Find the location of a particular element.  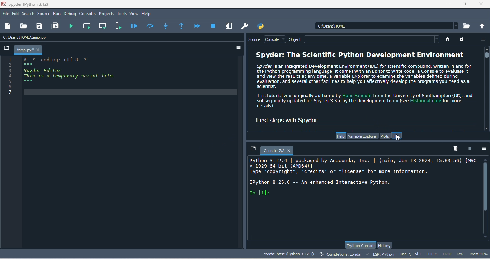

help is located at coordinates (148, 14).